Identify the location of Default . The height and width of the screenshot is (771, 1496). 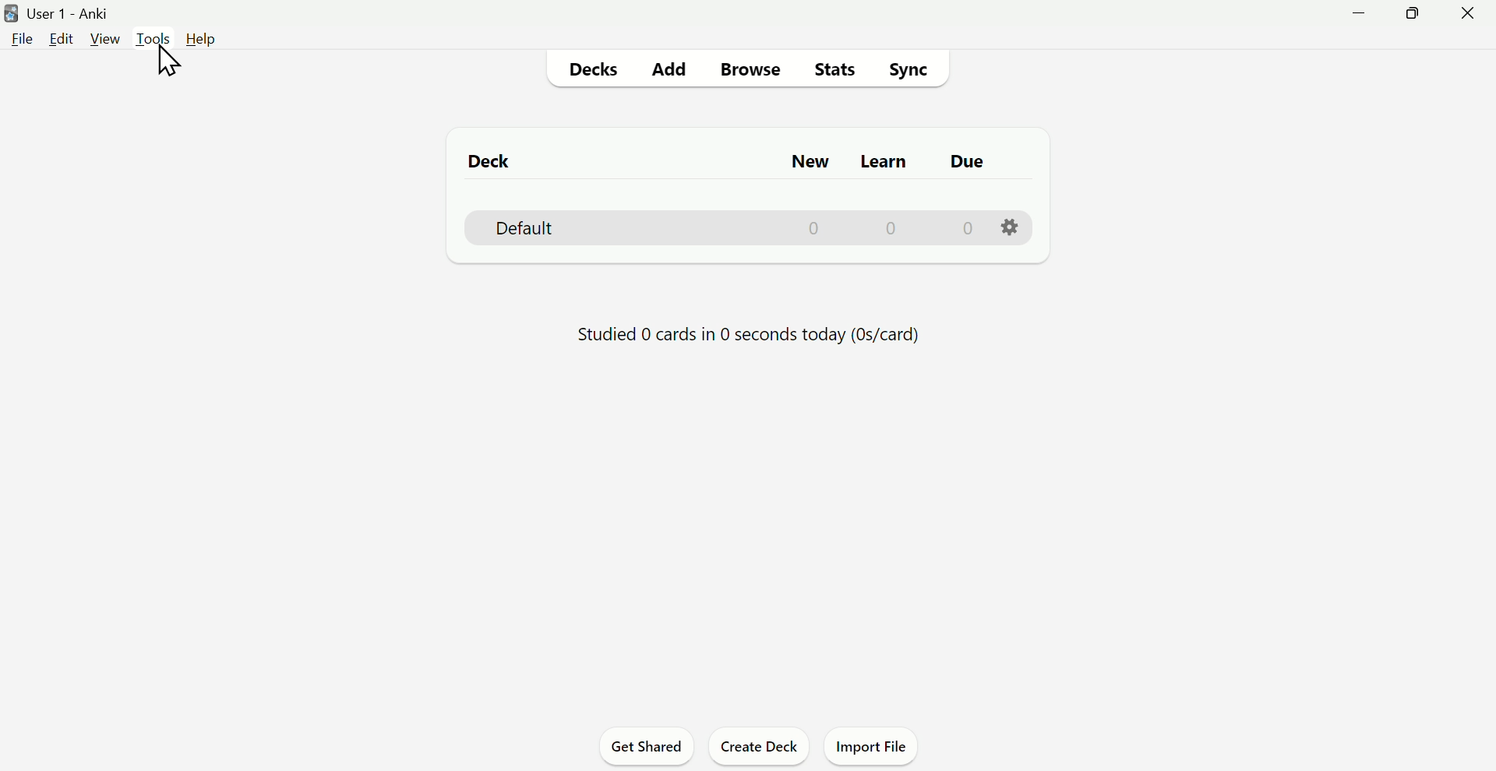
(744, 228).